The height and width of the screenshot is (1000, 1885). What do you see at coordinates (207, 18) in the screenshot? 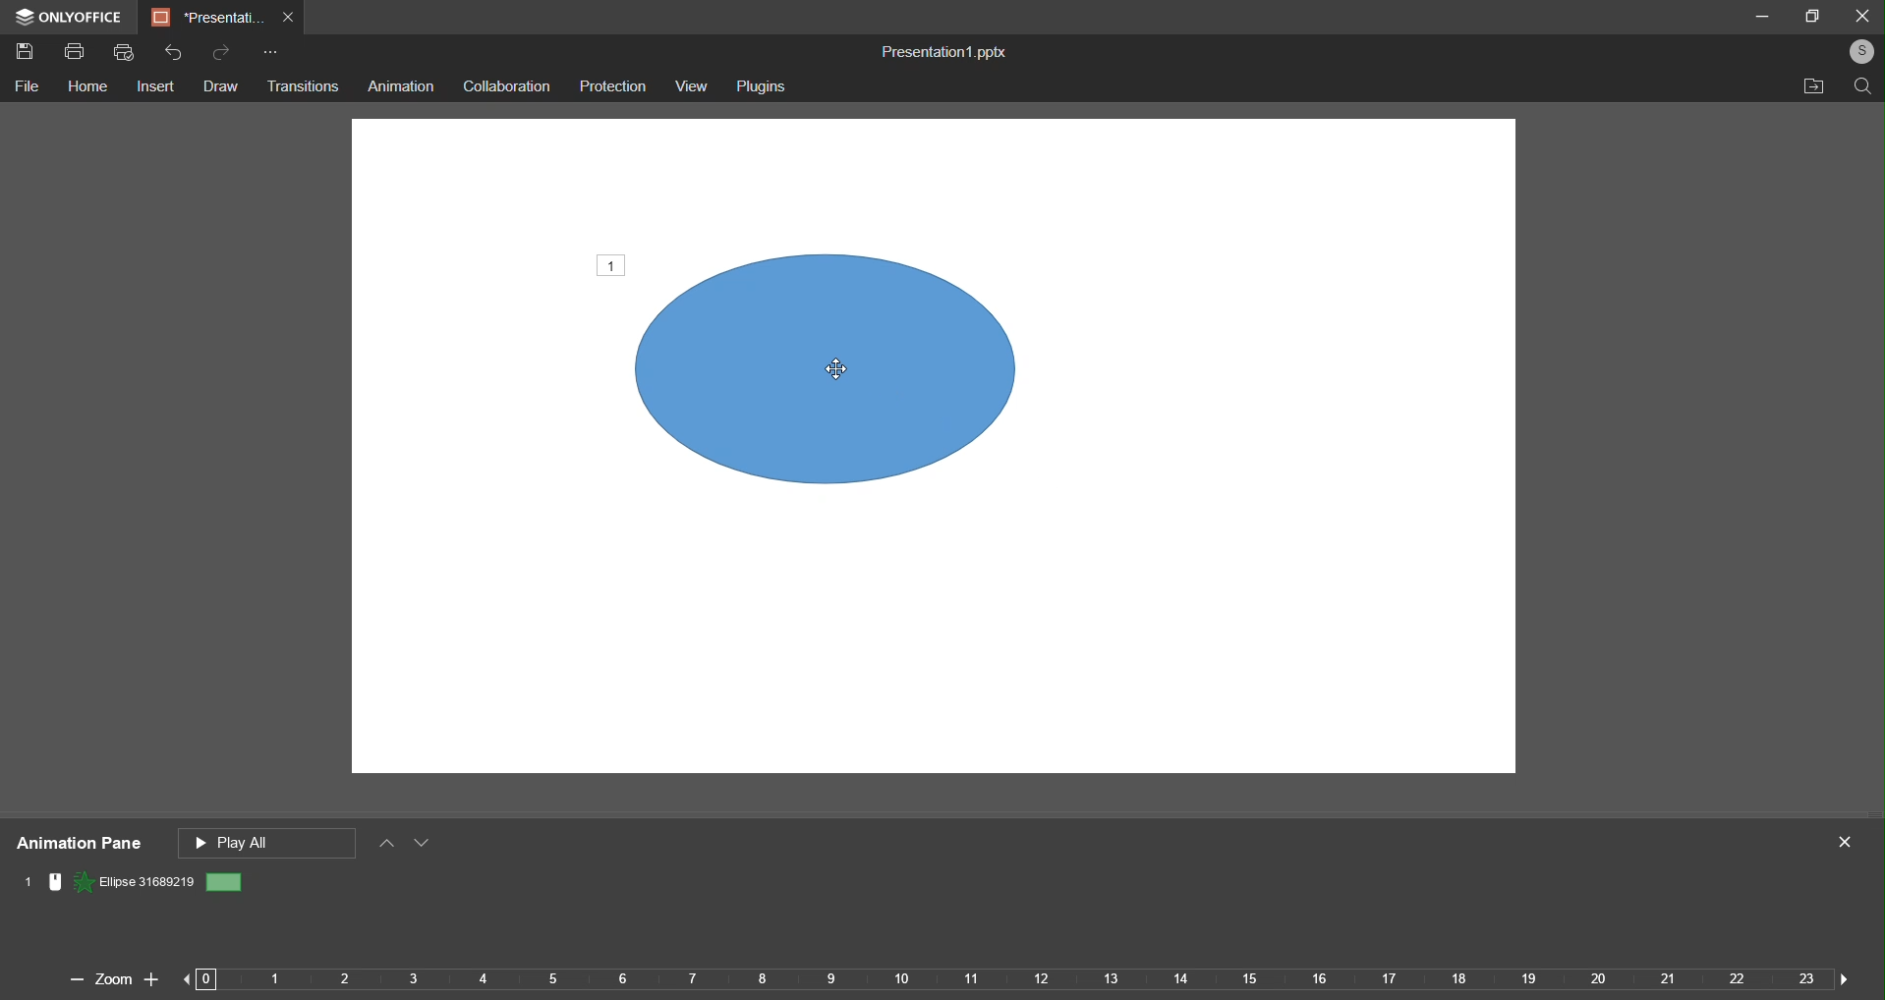
I see `Current Tab` at bounding box center [207, 18].